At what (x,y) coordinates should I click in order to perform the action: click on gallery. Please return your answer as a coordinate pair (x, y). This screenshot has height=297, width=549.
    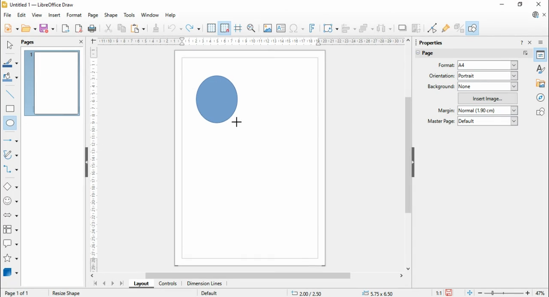
    Looking at the image, I should click on (541, 83).